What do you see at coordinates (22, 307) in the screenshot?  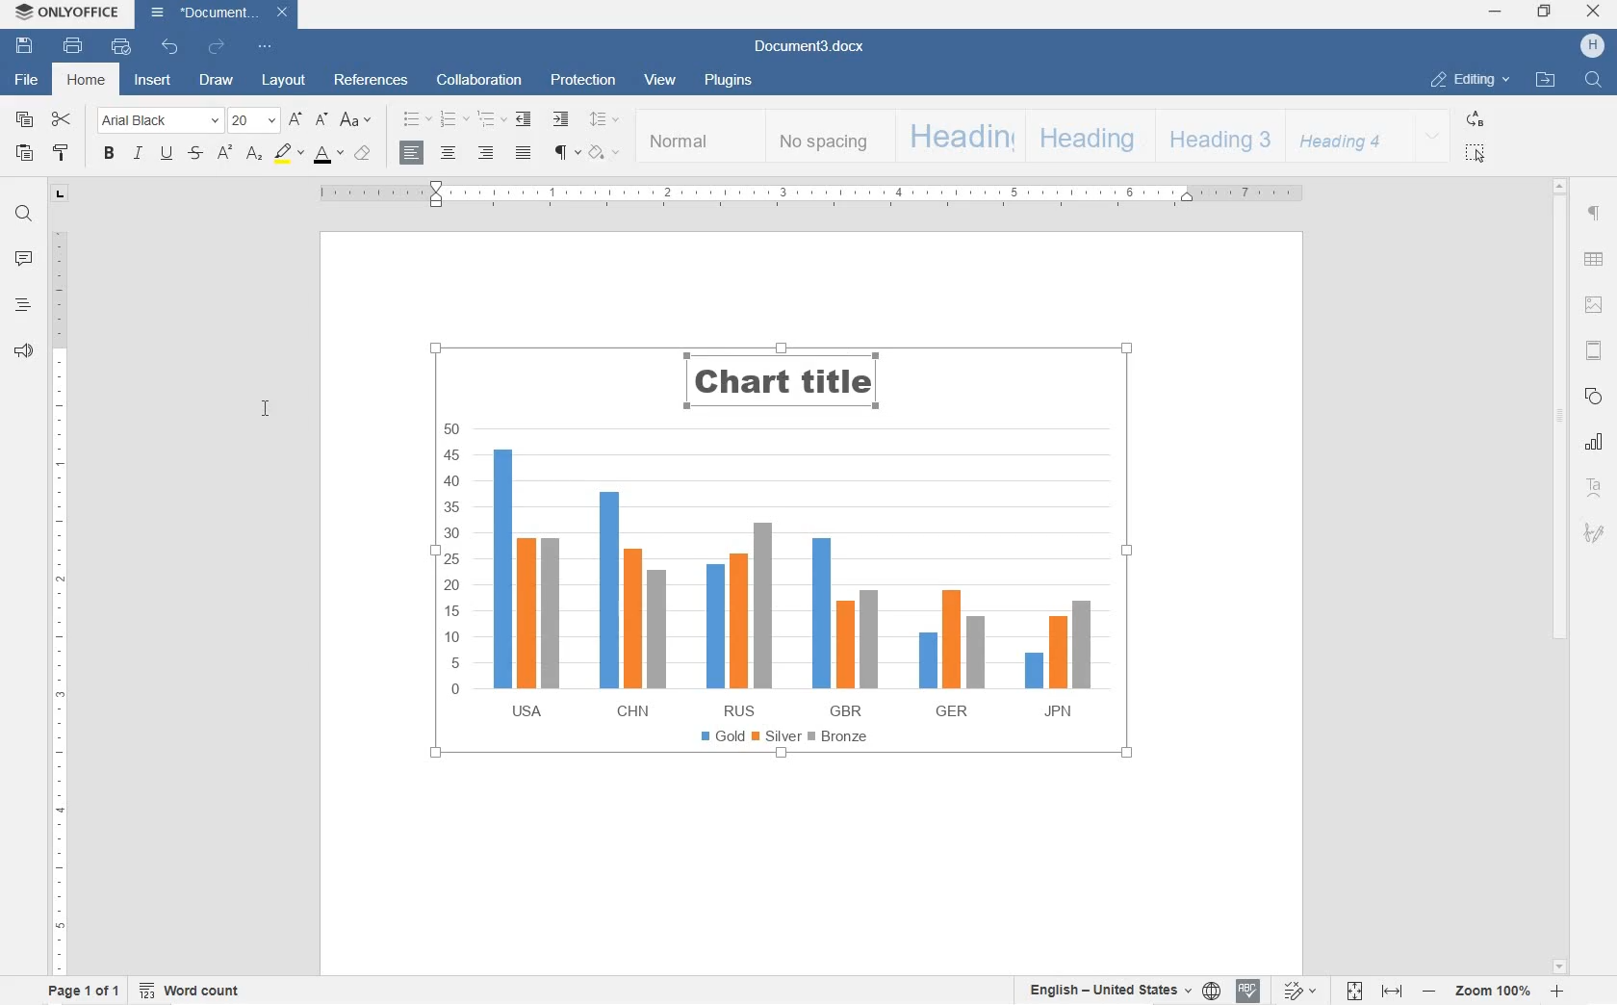 I see `HEADINGS` at bounding box center [22, 307].